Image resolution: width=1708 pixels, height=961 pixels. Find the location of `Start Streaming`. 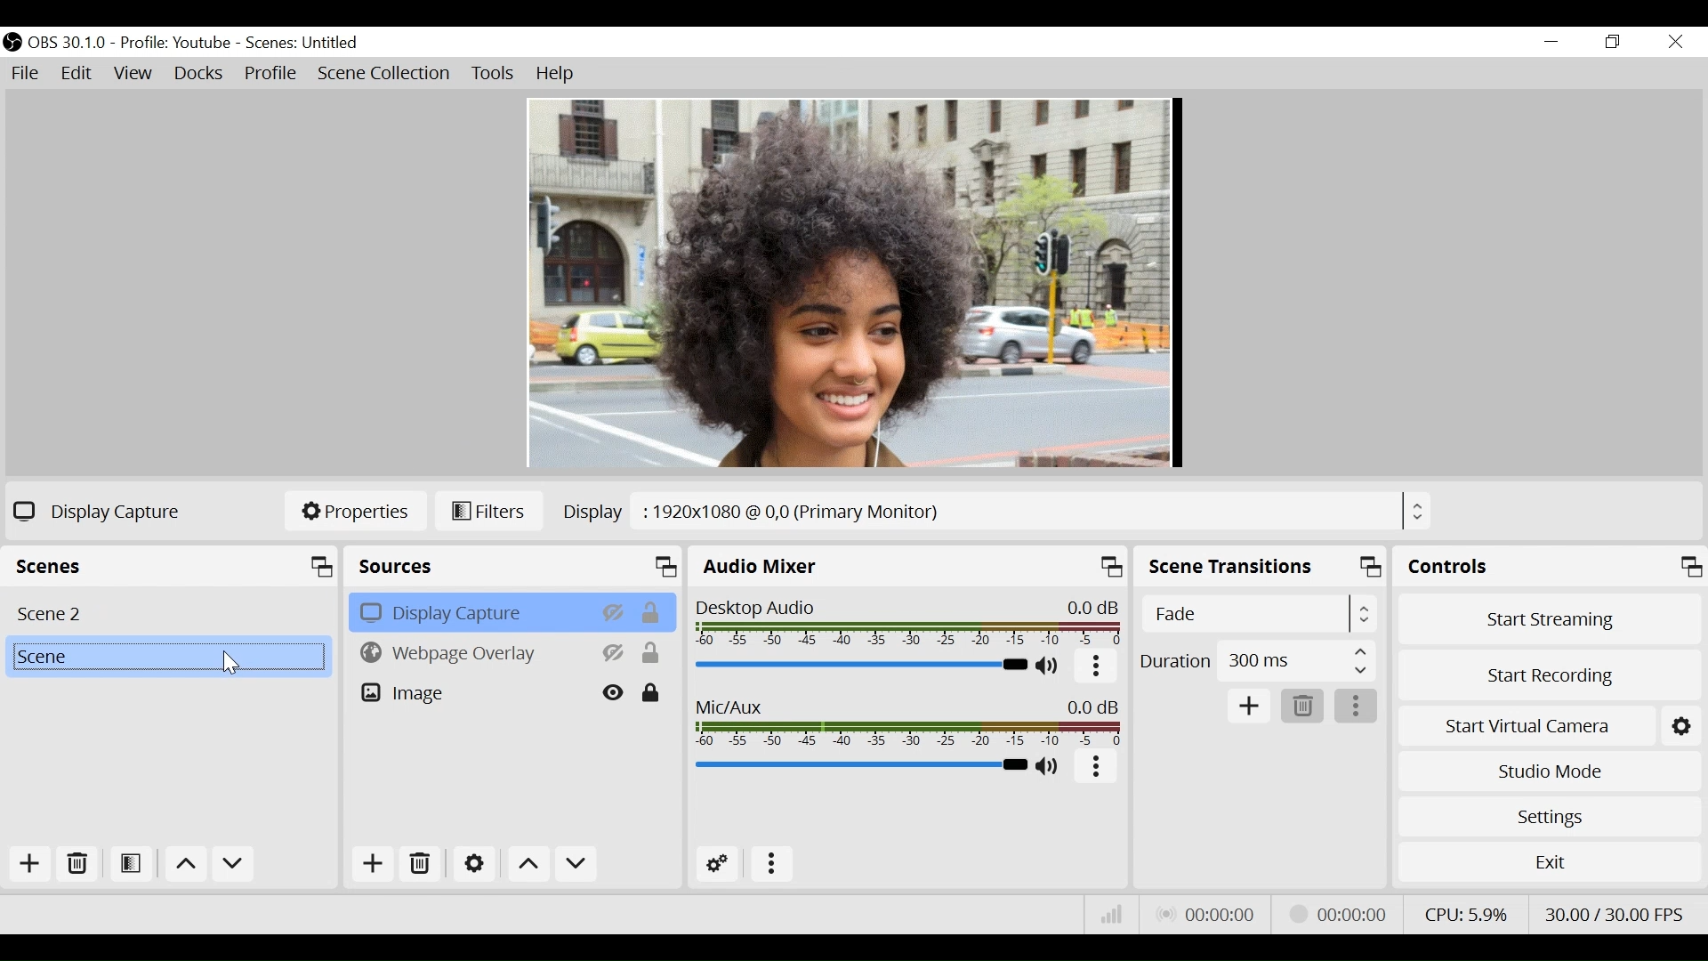

Start Streaming is located at coordinates (1549, 619).